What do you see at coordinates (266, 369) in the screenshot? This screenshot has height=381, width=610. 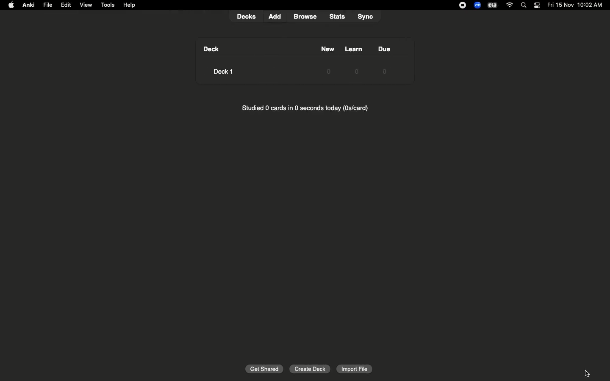 I see `` at bounding box center [266, 369].